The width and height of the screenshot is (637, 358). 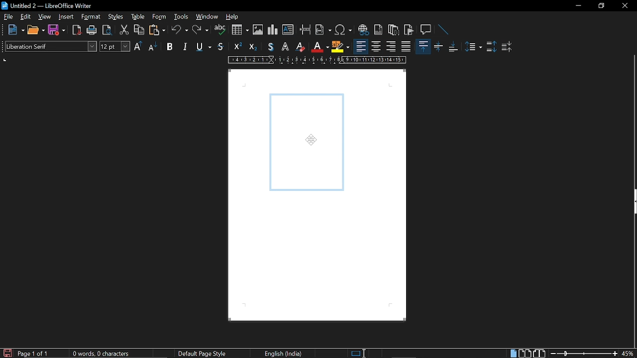 What do you see at coordinates (406, 47) in the screenshot?
I see `justified` at bounding box center [406, 47].